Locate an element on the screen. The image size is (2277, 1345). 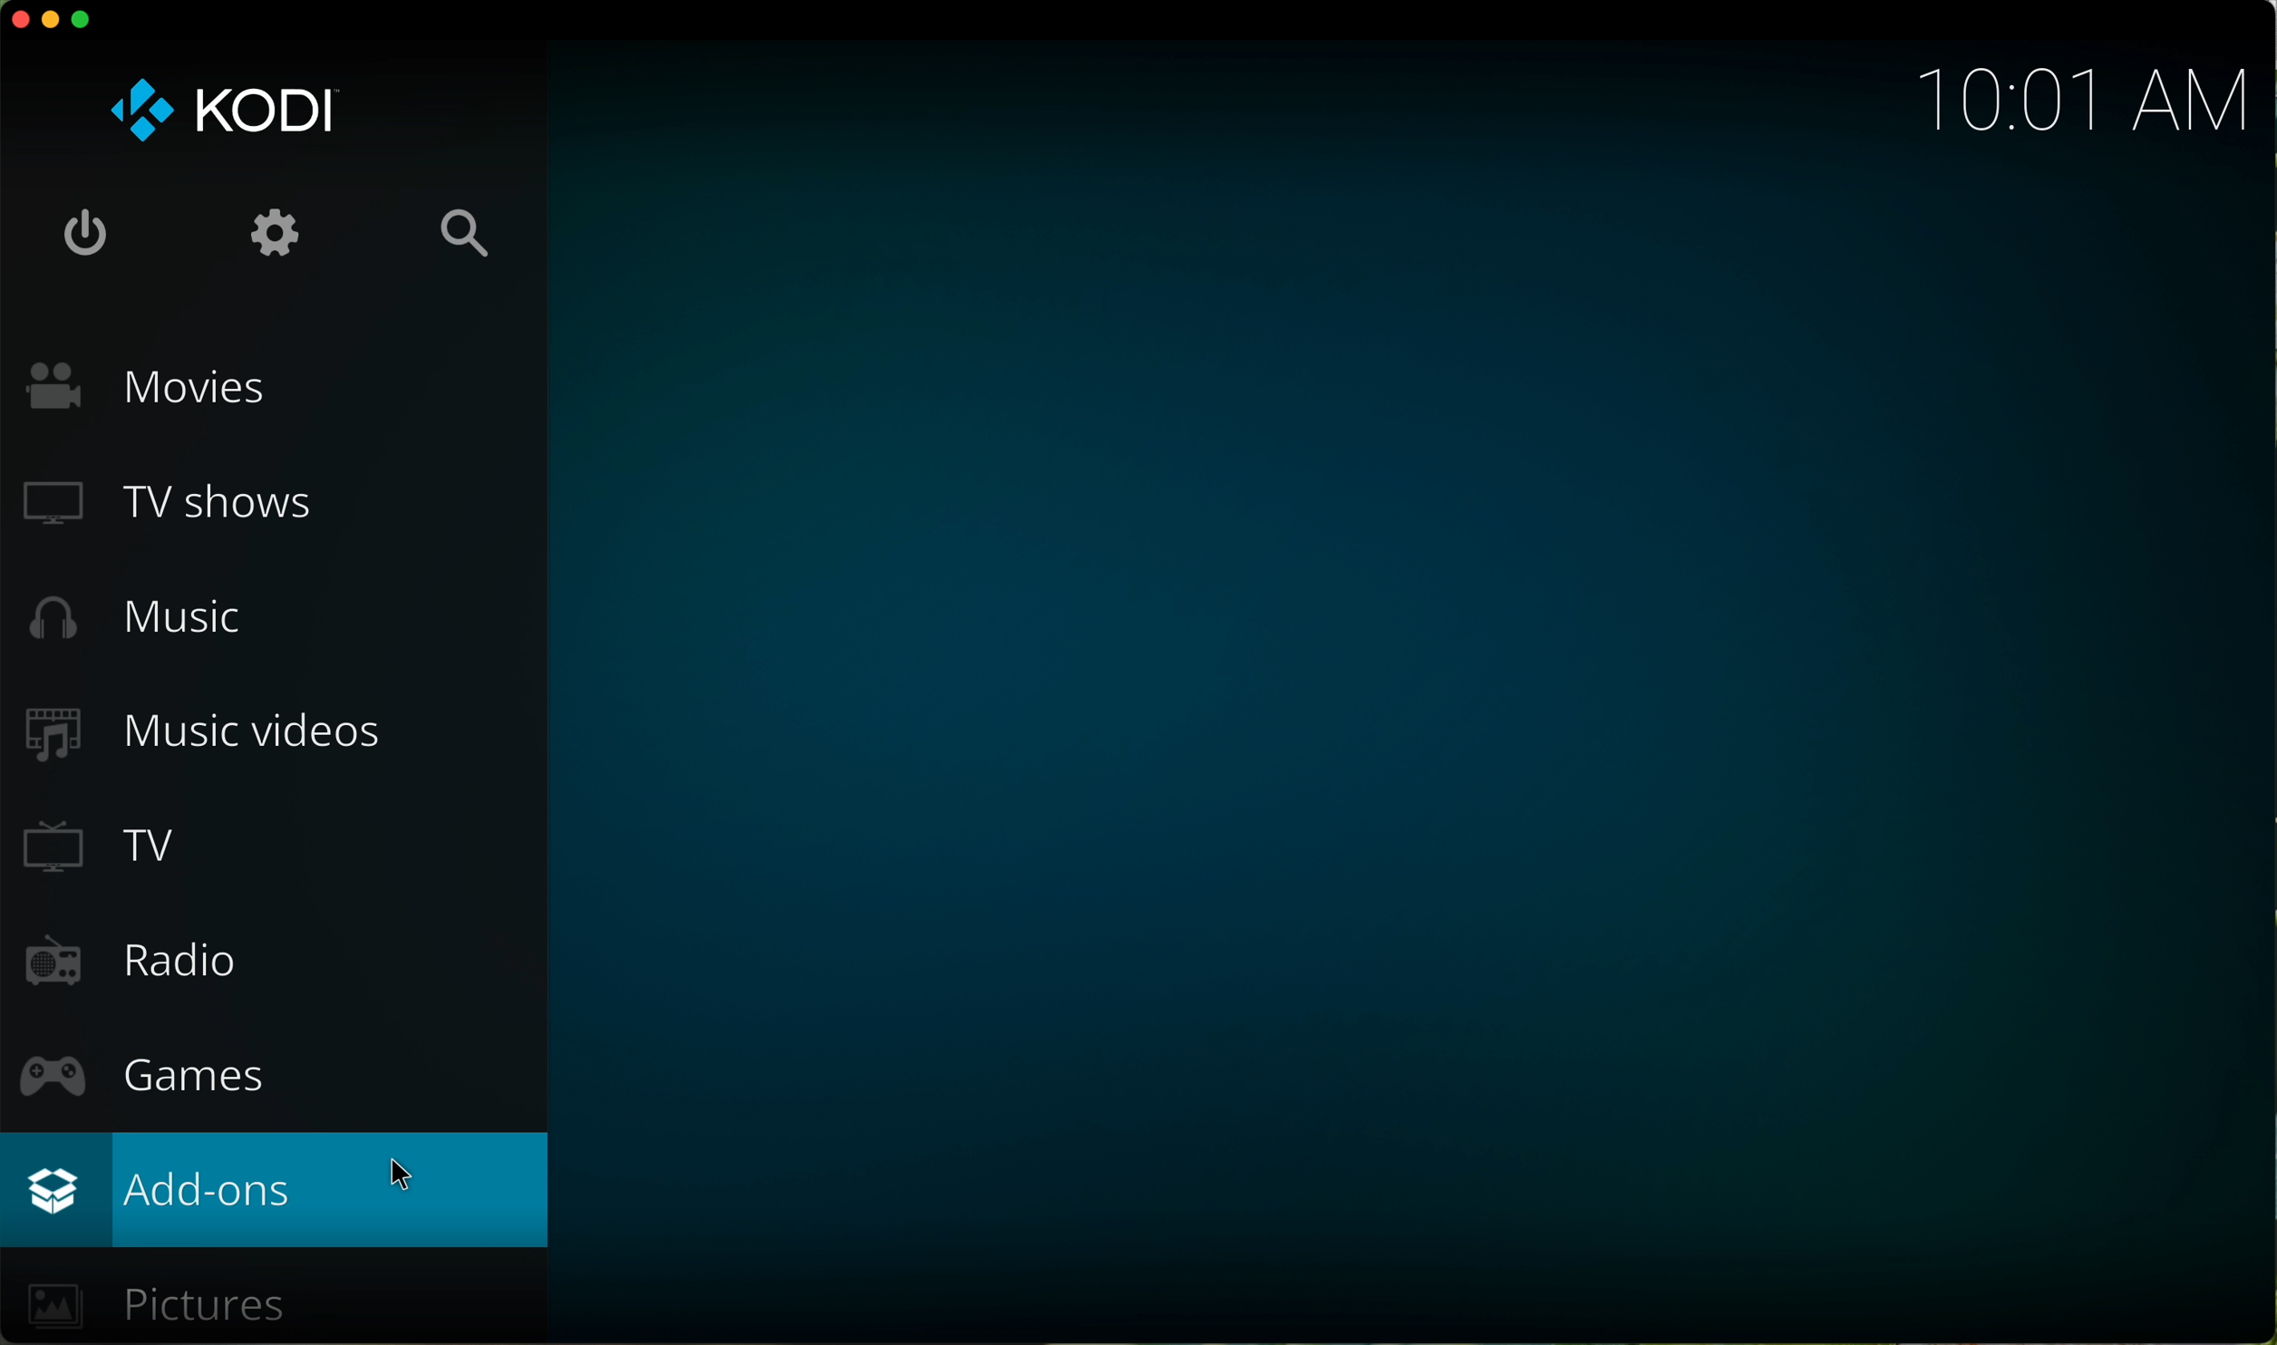
hour is located at coordinates (2076, 97).